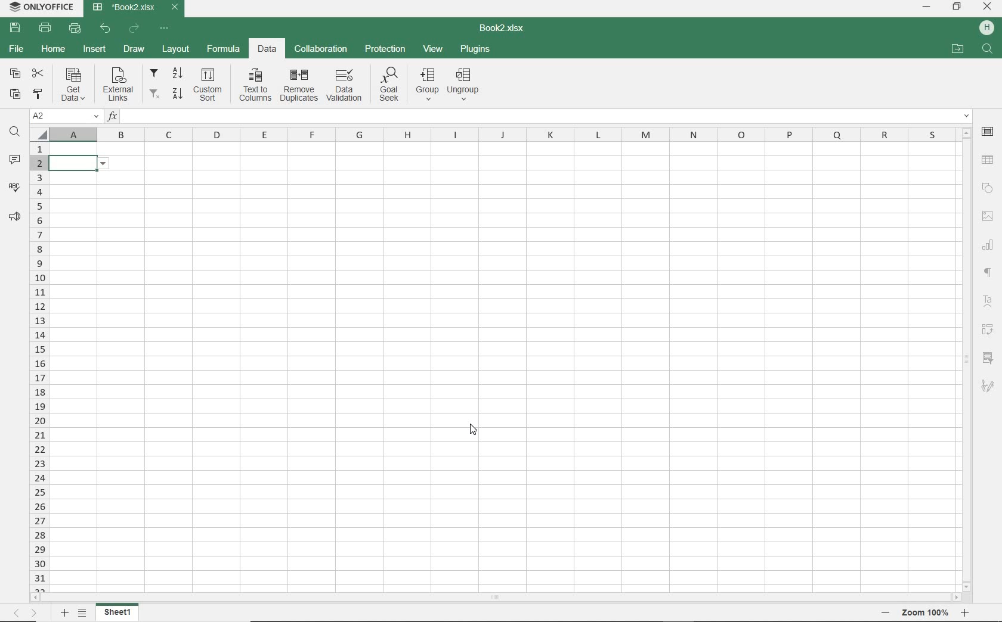 The image size is (1002, 622). Describe the element at coordinates (178, 95) in the screenshot. I see `sort descending` at that location.